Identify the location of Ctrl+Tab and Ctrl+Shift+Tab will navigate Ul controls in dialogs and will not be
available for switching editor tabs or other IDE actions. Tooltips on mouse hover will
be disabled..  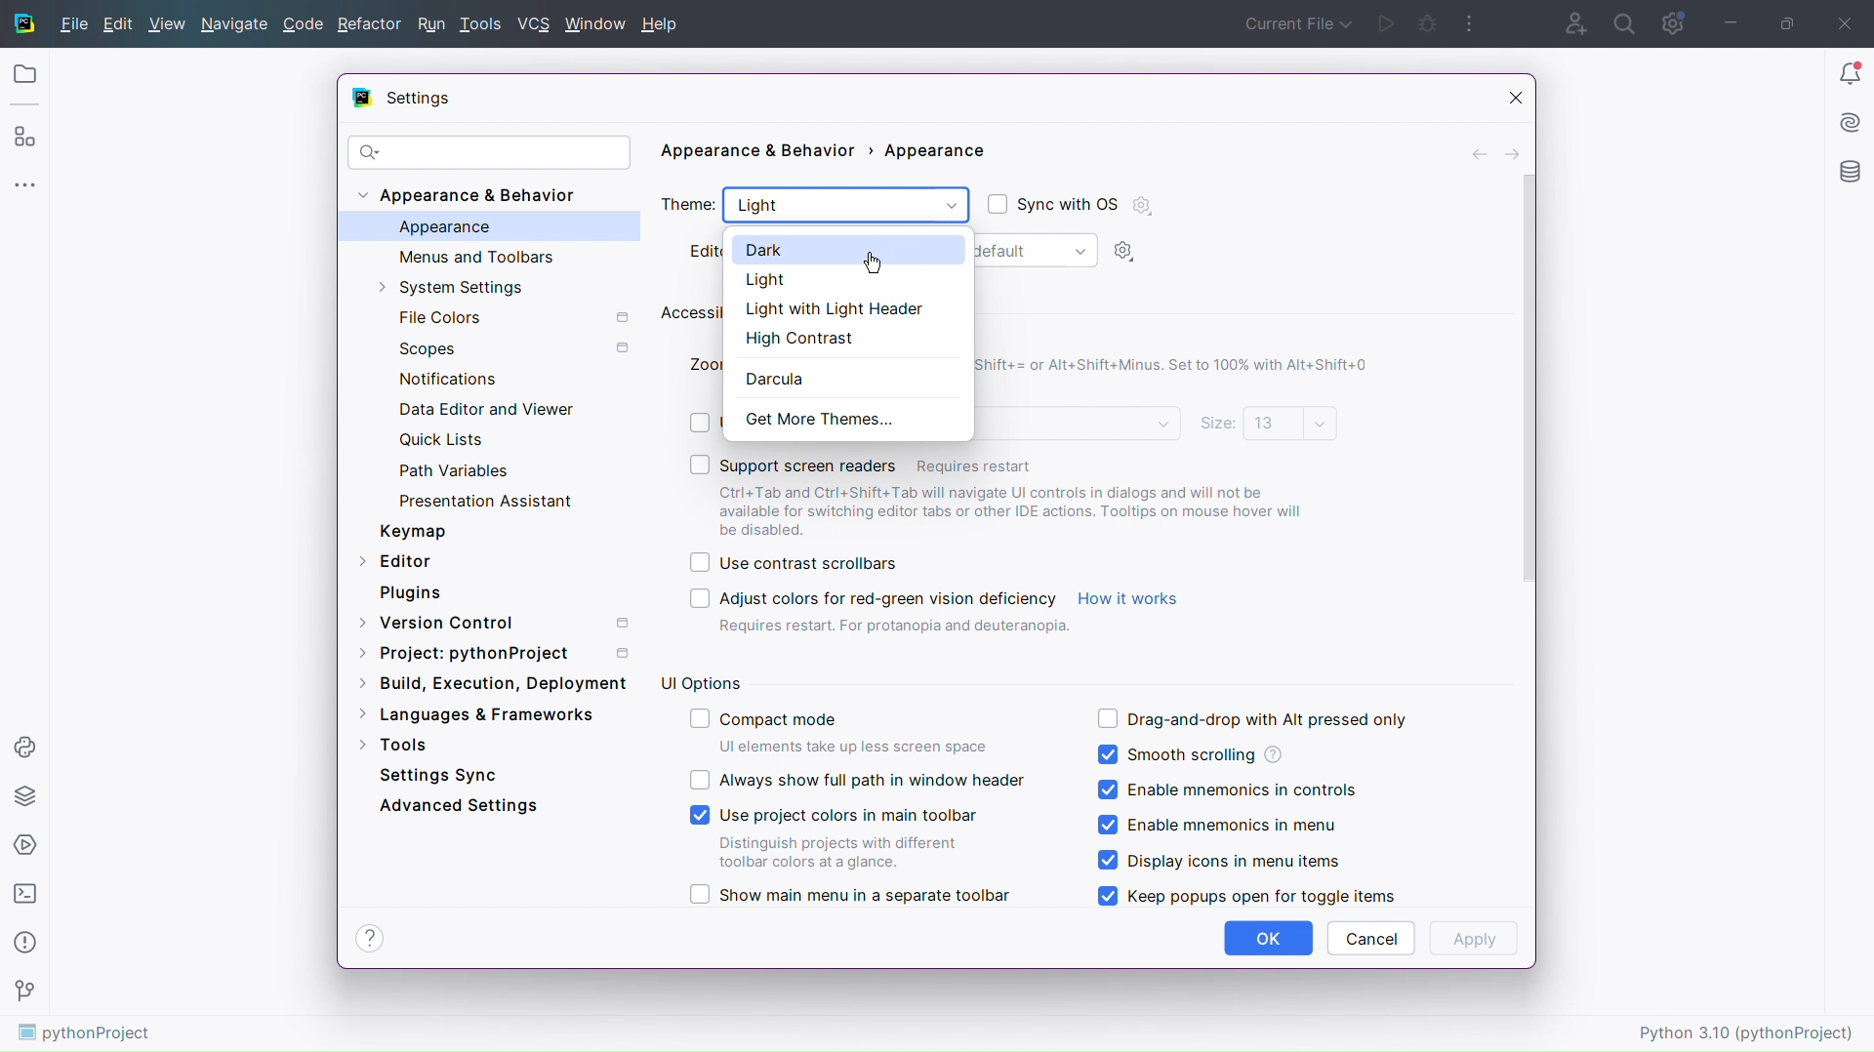
(1021, 510).